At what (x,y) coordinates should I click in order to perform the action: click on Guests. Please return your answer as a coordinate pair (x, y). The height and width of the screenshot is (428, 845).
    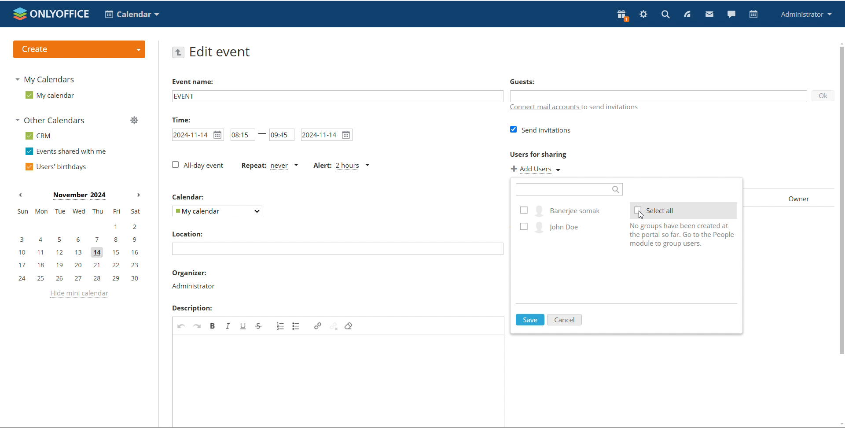
    Looking at the image, I should click on (524, 81).